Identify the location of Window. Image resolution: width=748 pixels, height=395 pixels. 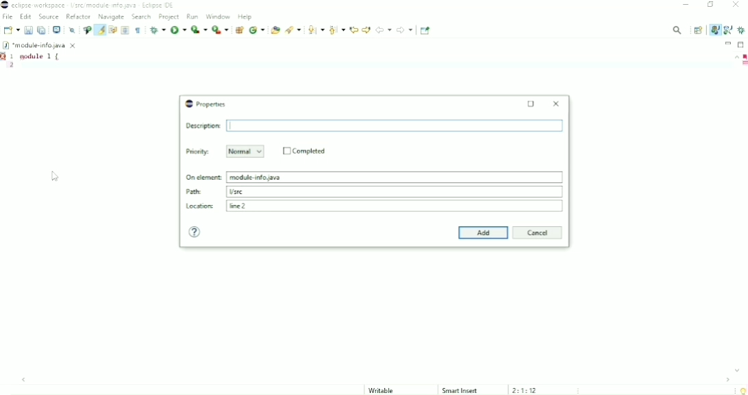
(219, 16).